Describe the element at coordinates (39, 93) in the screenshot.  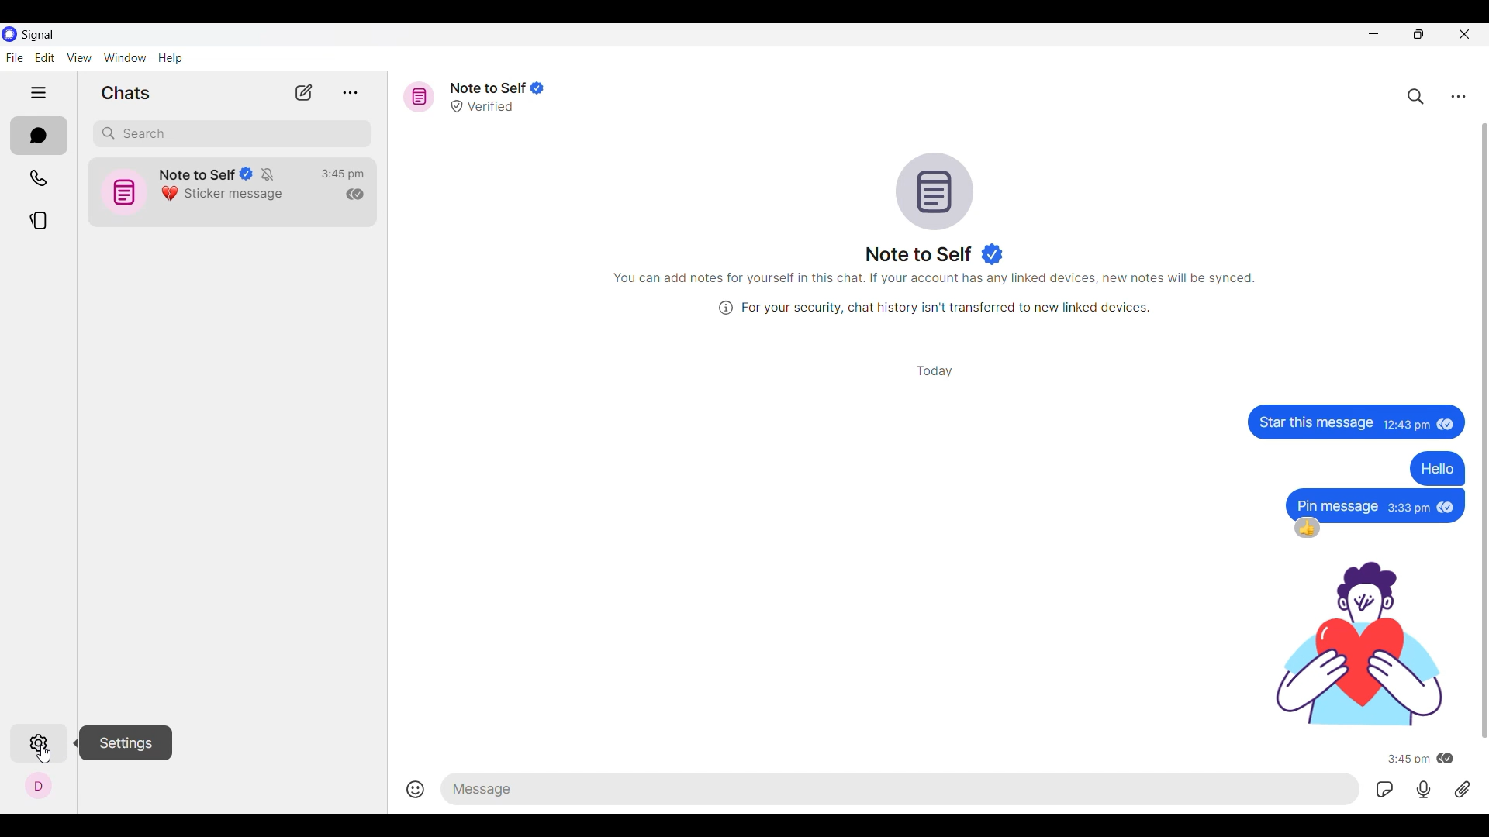
I see `Show/Hide left side panel` at that location.